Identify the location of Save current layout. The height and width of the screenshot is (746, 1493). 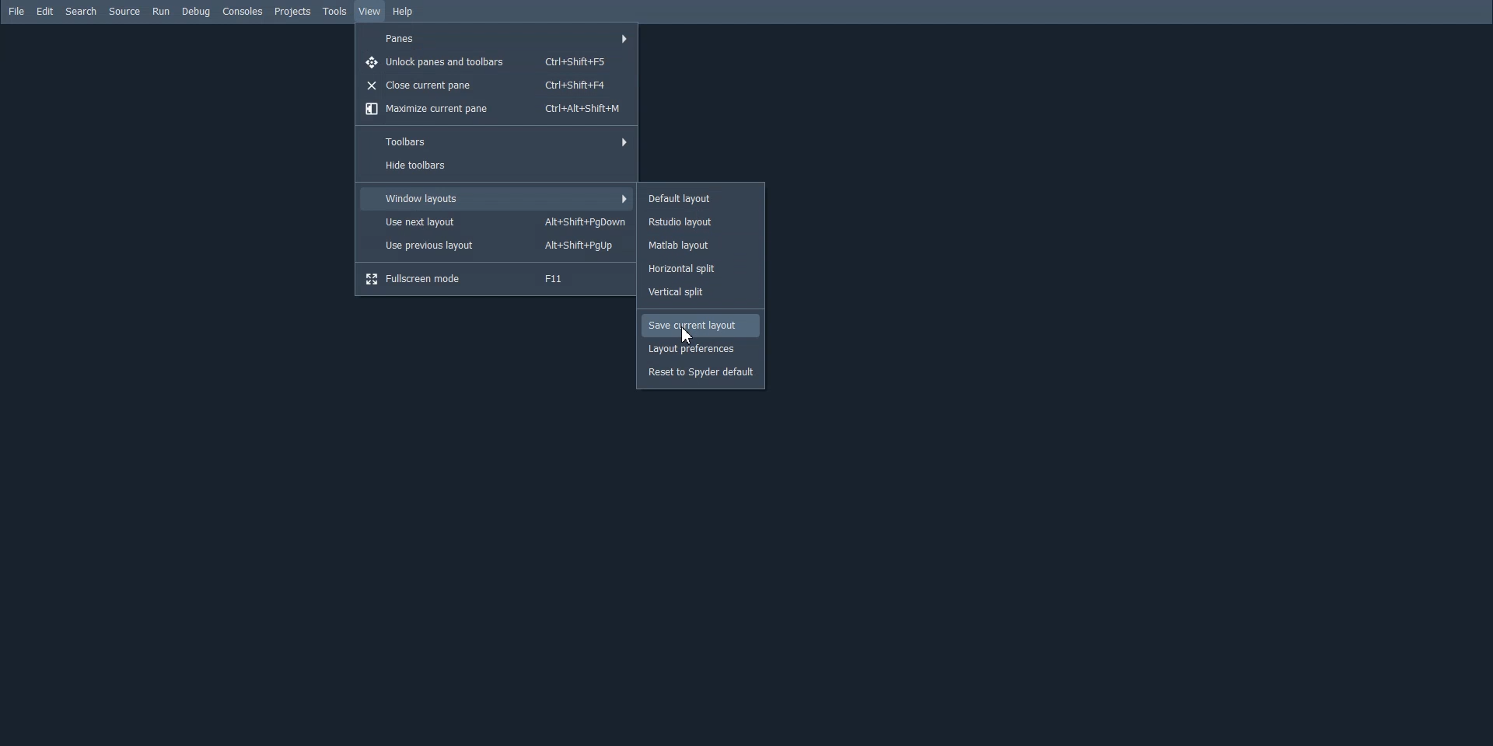
(701, 325).